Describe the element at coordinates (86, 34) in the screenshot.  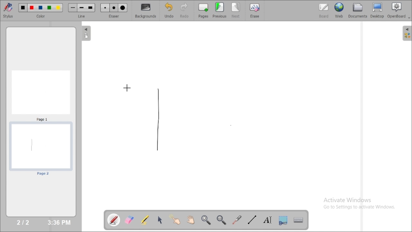
I see `The flatplan (left panel)` at that location.